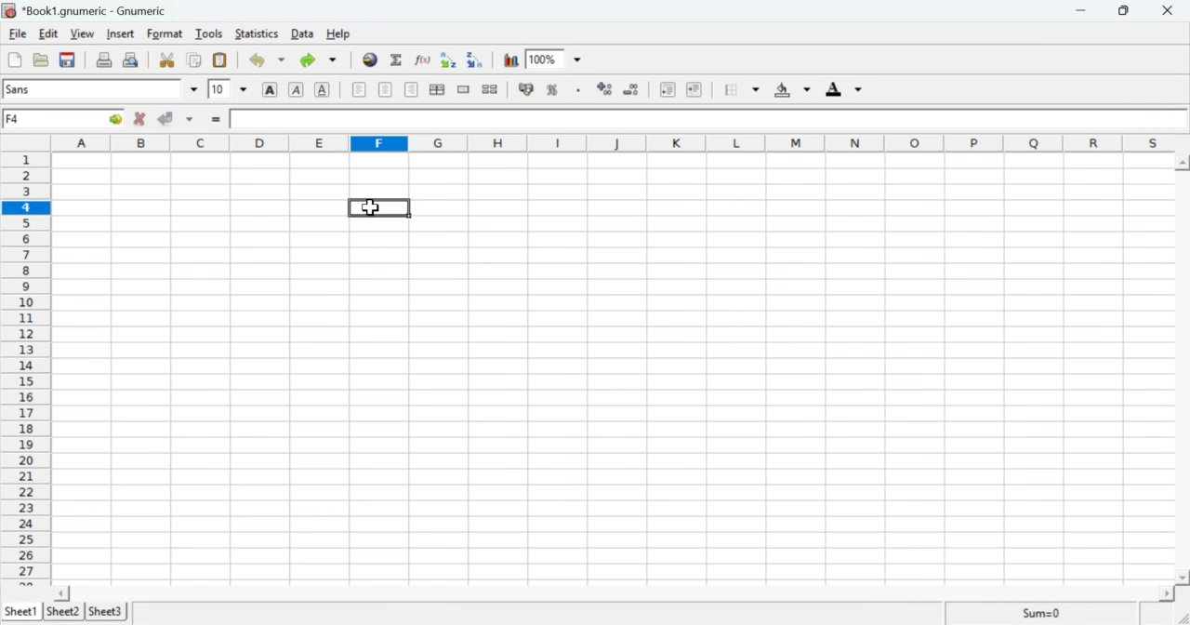 This screenshot has width=1190, height=625. What do you see at coordinates (359, 90) in the screenshot?
I see `Align left` at bounding box center [359, 90].